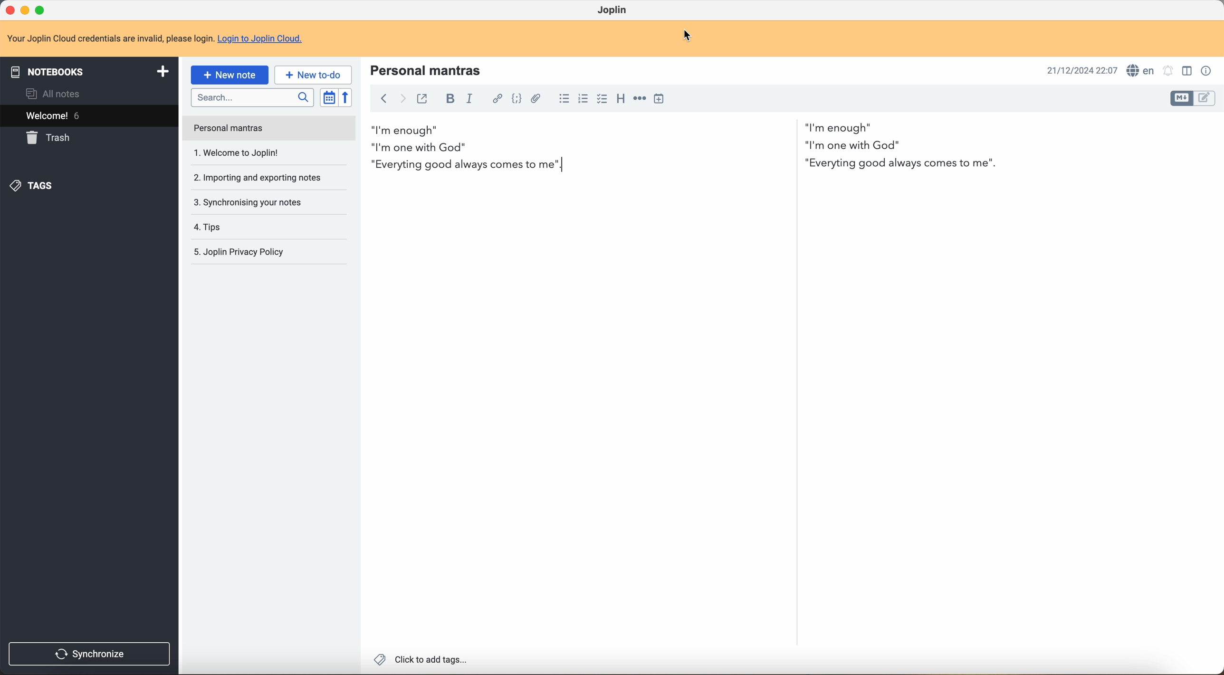 The width and height of the screenshot is (1224, 675). What do you see at coordinates (25, 10) in the screenshot?
I see `minimize program` at bounding box center [25, 10].